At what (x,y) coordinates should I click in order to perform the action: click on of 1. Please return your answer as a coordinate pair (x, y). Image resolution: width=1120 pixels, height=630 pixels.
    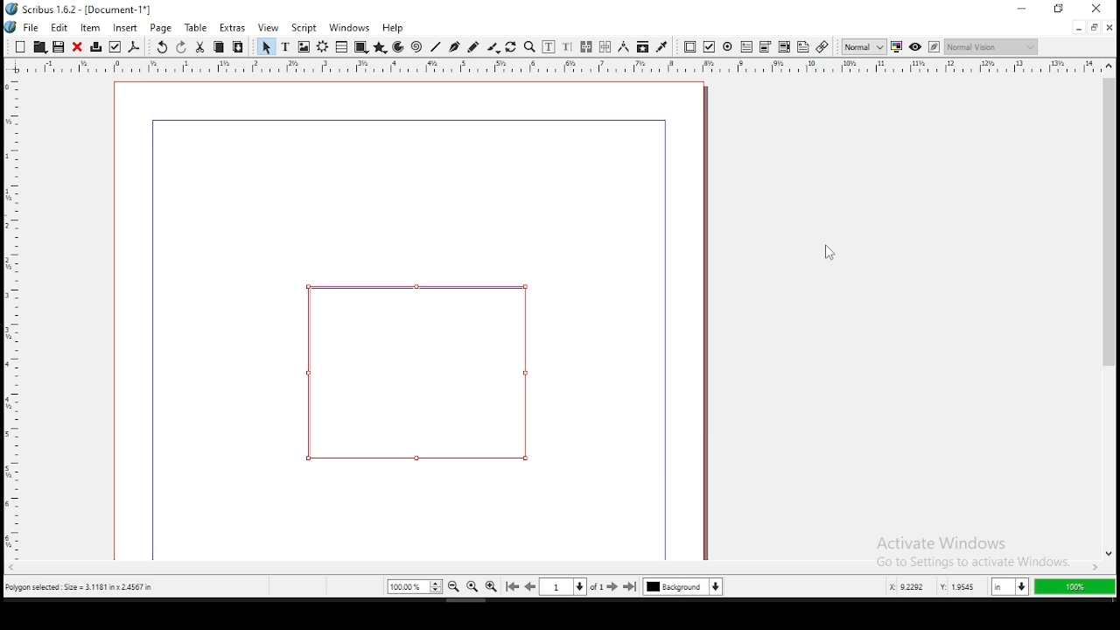
    Looking at the image, I should click on (596, 587).